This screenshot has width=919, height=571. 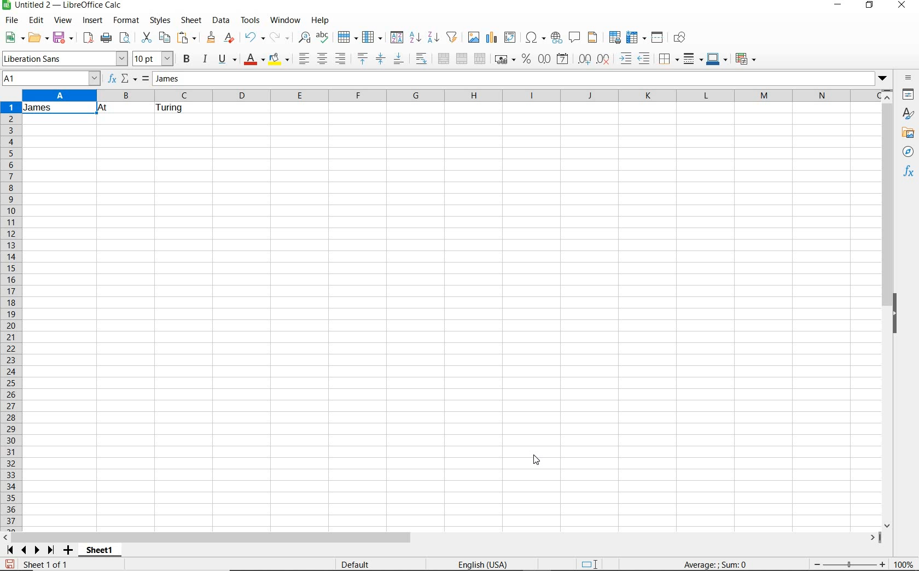 What do you see at coordinates (161, 22) in the screenshot?
I see `styles` at bounding box center [161, 22].